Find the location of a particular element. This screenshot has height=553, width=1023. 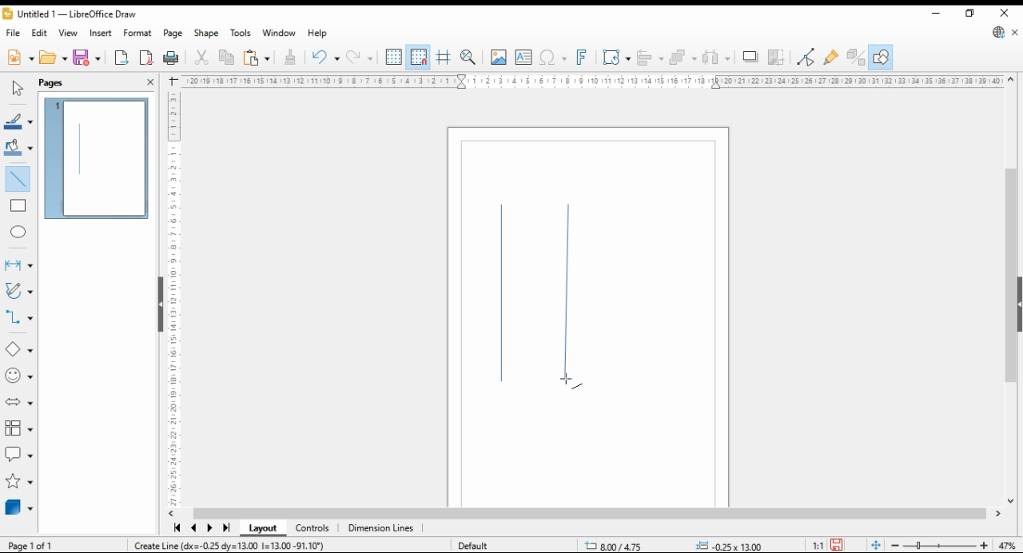

shadows is located at coordinates (750, 58).